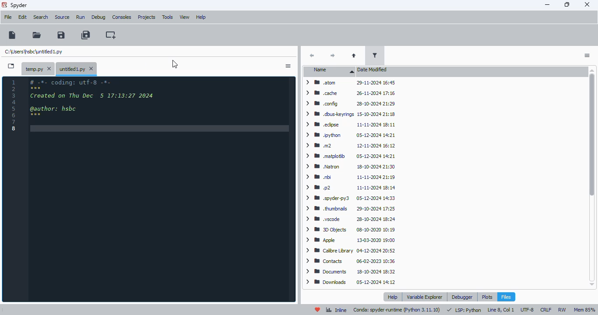 The height and width of the screenshot is (315, 598). What do you see at coordinates (34, 52) in the screenshot?
I see `untitled1.py` at bounding box center [34, 52].